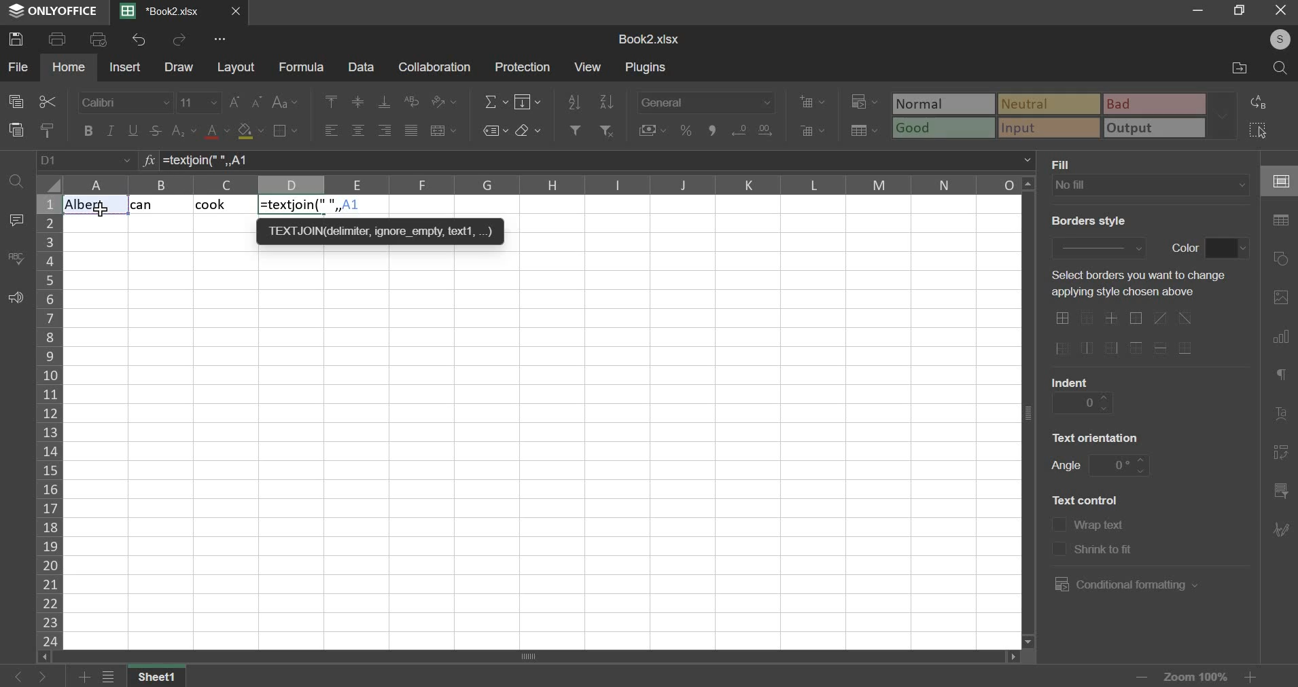 Image resolution: width=1298 pixels, height=687 pixels. I want to click on text color, so click(218, 132).